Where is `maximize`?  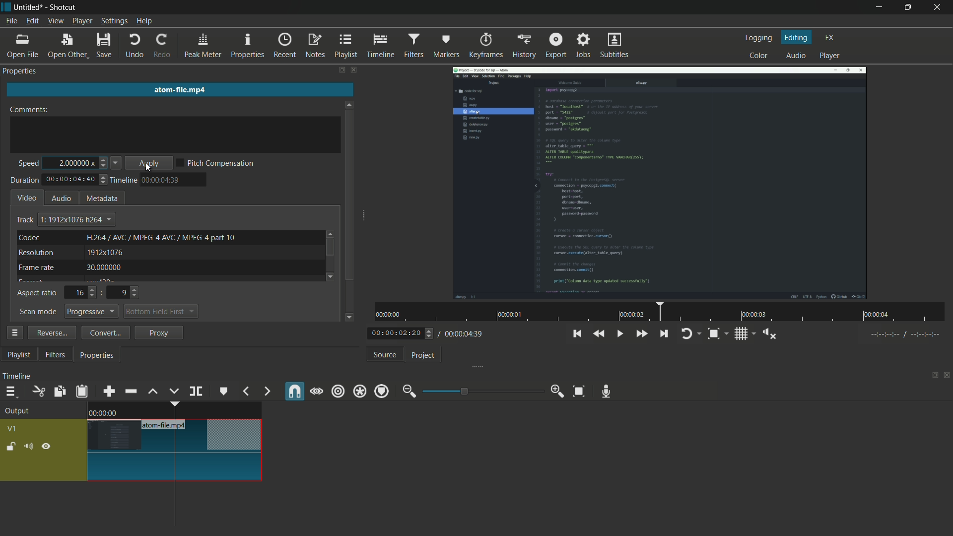
maximize is located at coordinates (909, 6).